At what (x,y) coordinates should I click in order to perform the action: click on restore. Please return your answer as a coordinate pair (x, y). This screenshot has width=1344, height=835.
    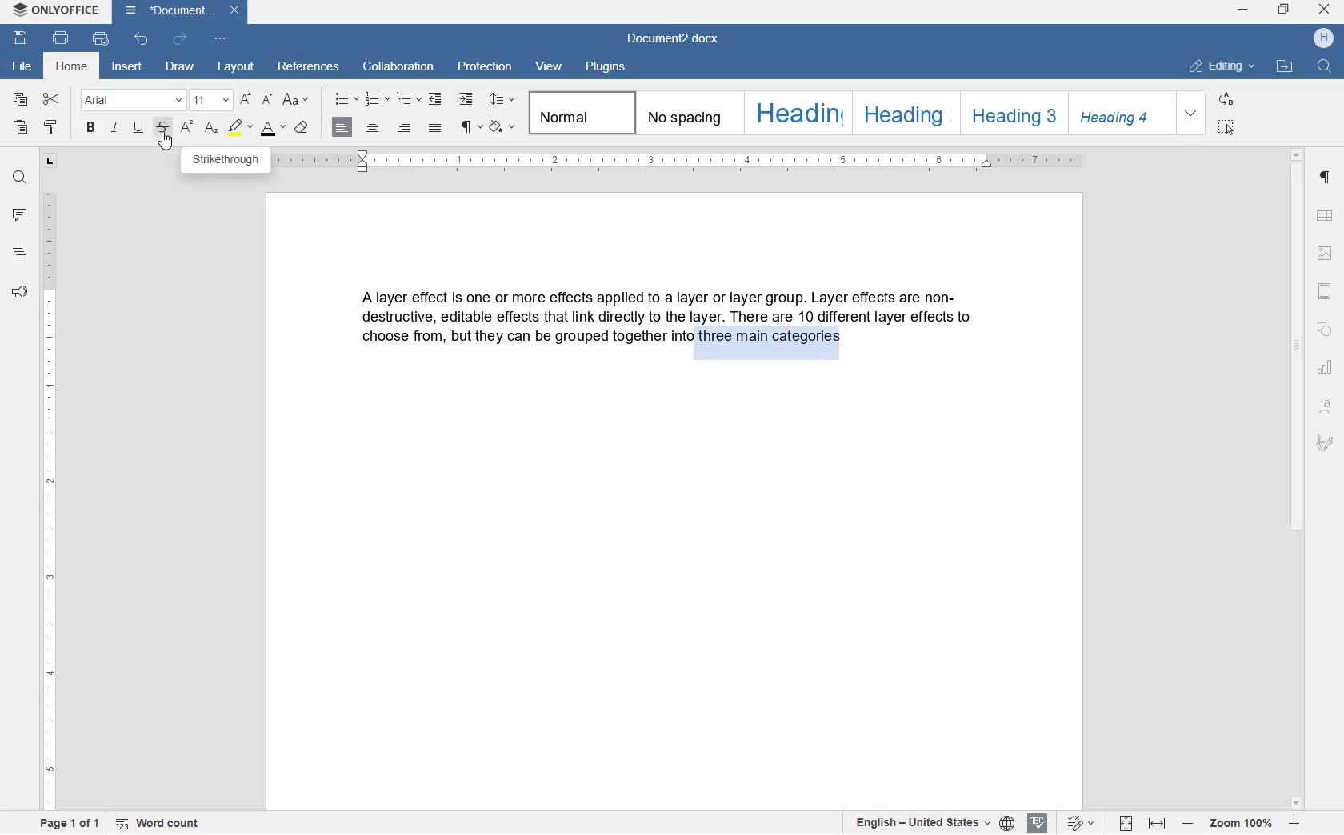
    Looking at the image, I should click on (1282, 10).